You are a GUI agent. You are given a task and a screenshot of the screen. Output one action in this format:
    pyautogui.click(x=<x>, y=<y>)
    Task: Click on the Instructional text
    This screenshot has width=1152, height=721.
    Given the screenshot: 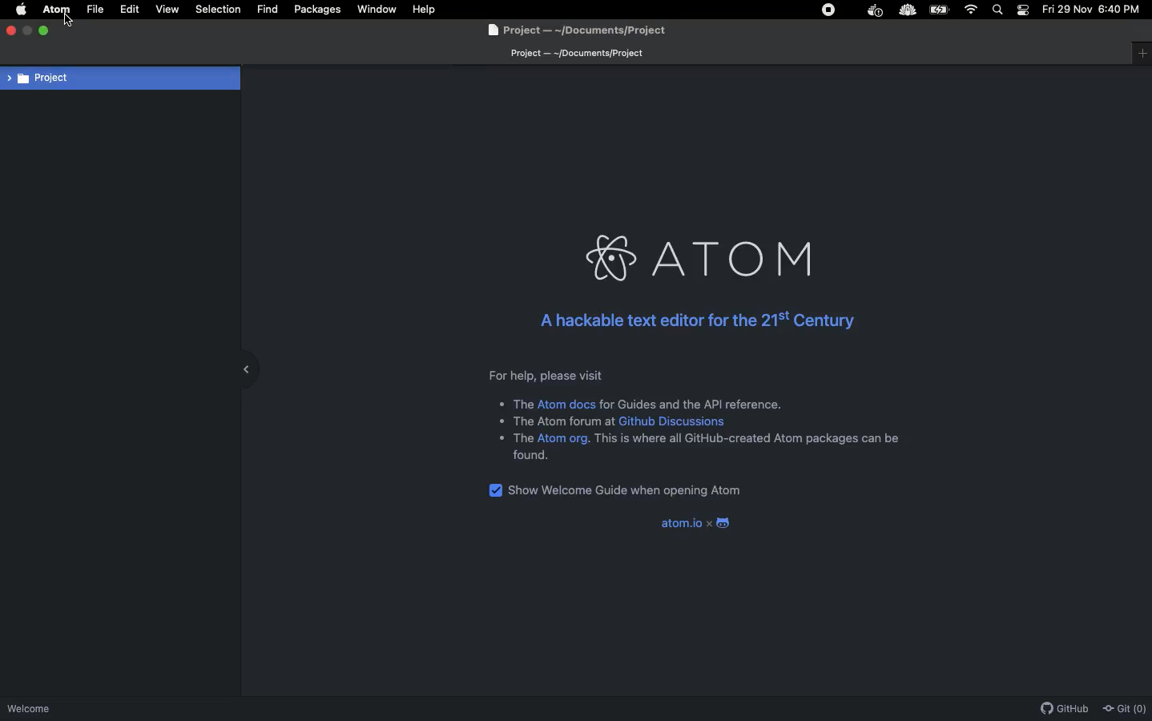 What is the action you would take?
    pyautogui.click(x=681, y=375)
    